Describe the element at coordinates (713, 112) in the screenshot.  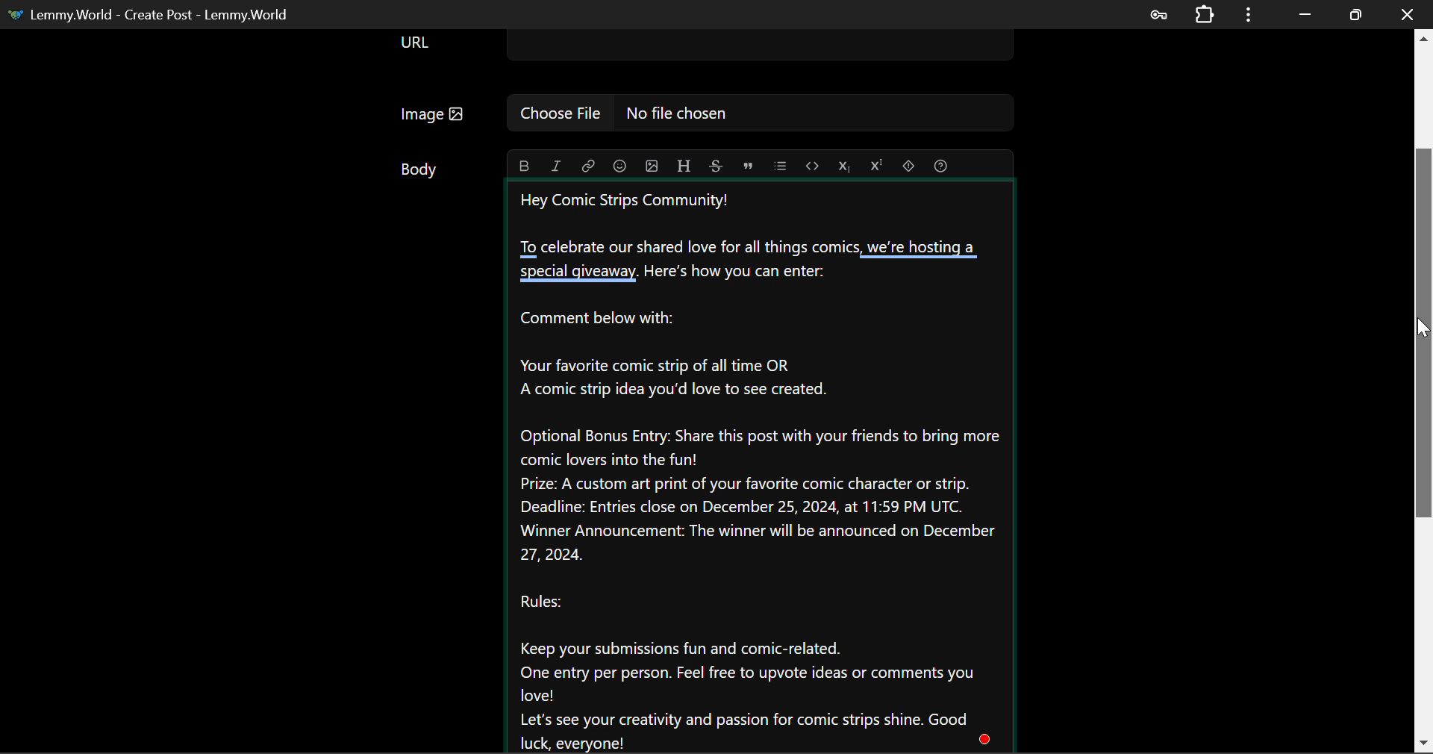
I see `Image: No file chosen` at that location.